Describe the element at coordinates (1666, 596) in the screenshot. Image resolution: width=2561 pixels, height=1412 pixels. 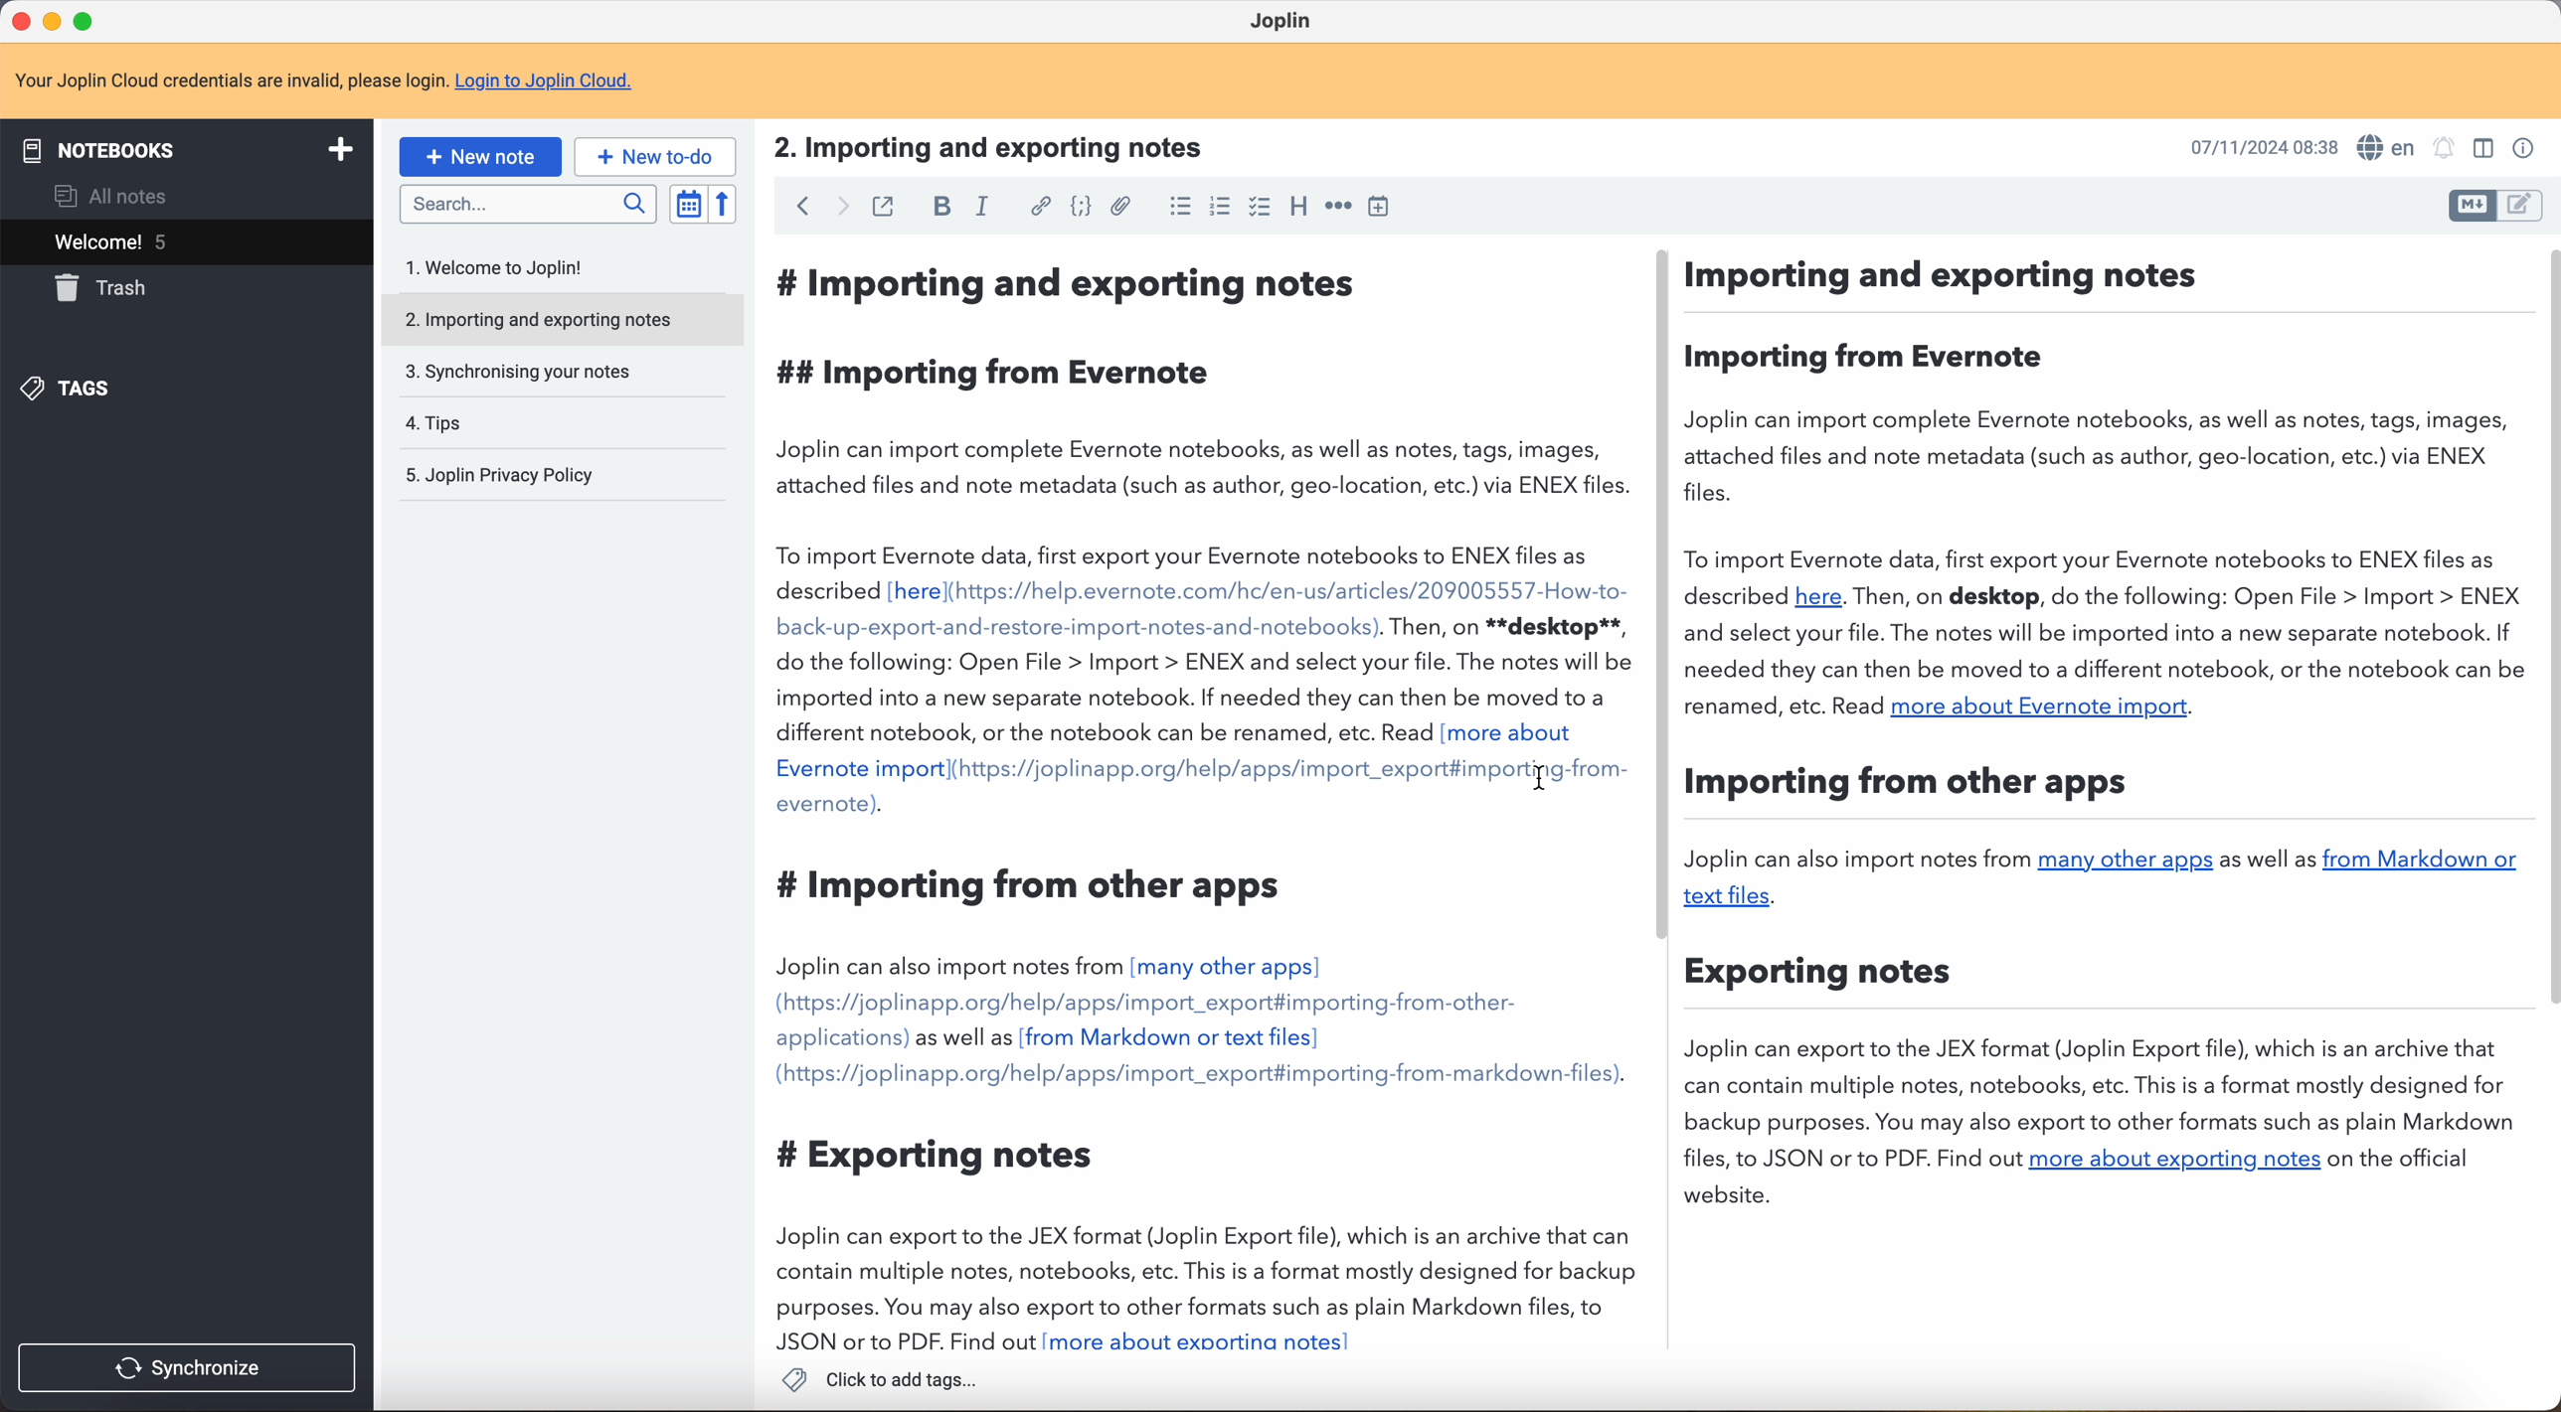
I see `scroll bar` at that location.